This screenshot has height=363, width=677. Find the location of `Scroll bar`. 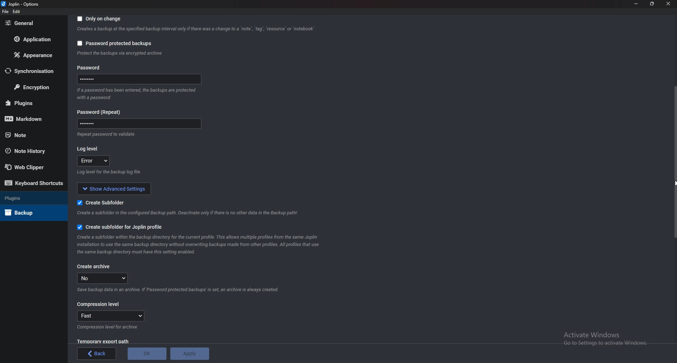

Scroll bar is located at coordinates (675, 162).